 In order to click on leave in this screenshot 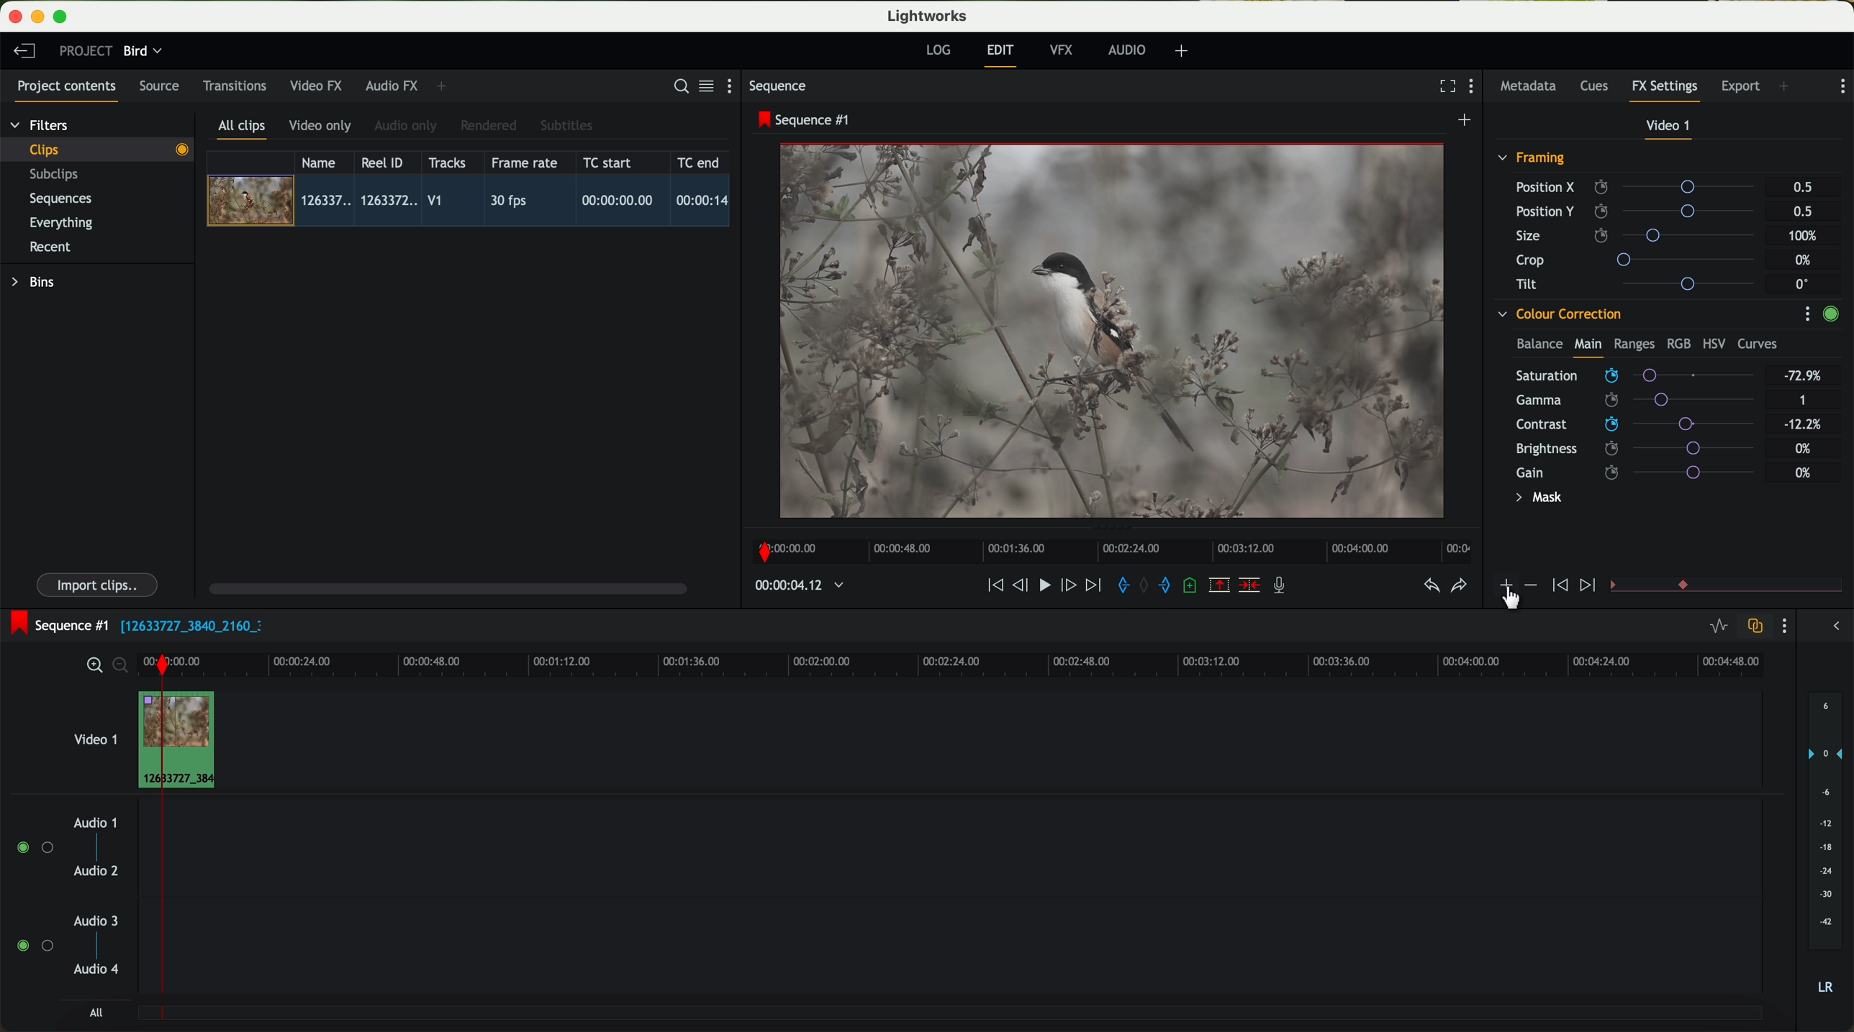, I will do `click(24, 52)`.